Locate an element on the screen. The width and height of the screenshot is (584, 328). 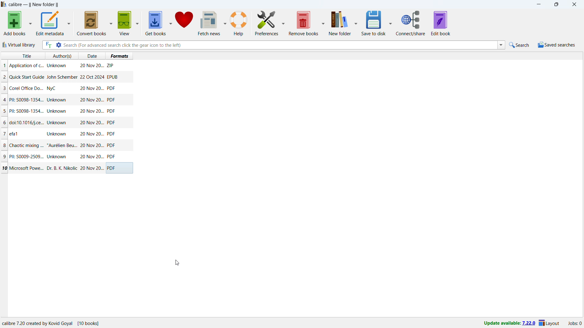
layout is located at coordinates (549, 323).